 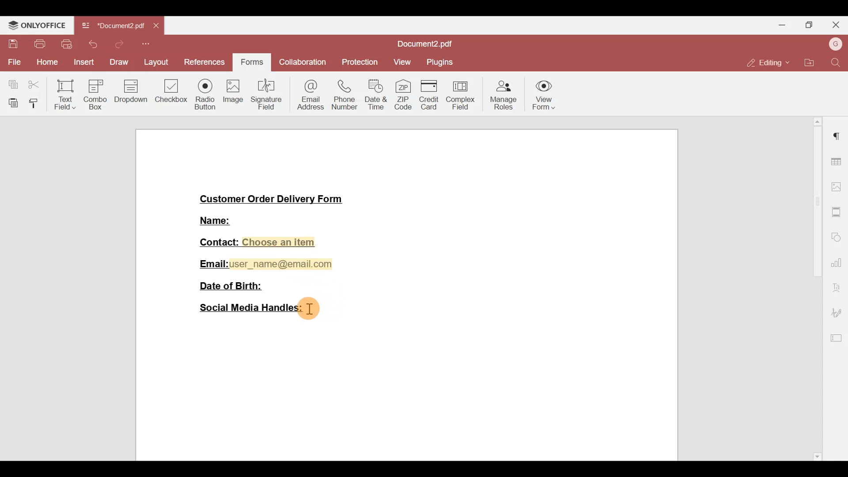 What do you see at coordinates (270, 197) in the screenshot?
I see `Customer Order Delivery Form` at bounding box center [270, 197].